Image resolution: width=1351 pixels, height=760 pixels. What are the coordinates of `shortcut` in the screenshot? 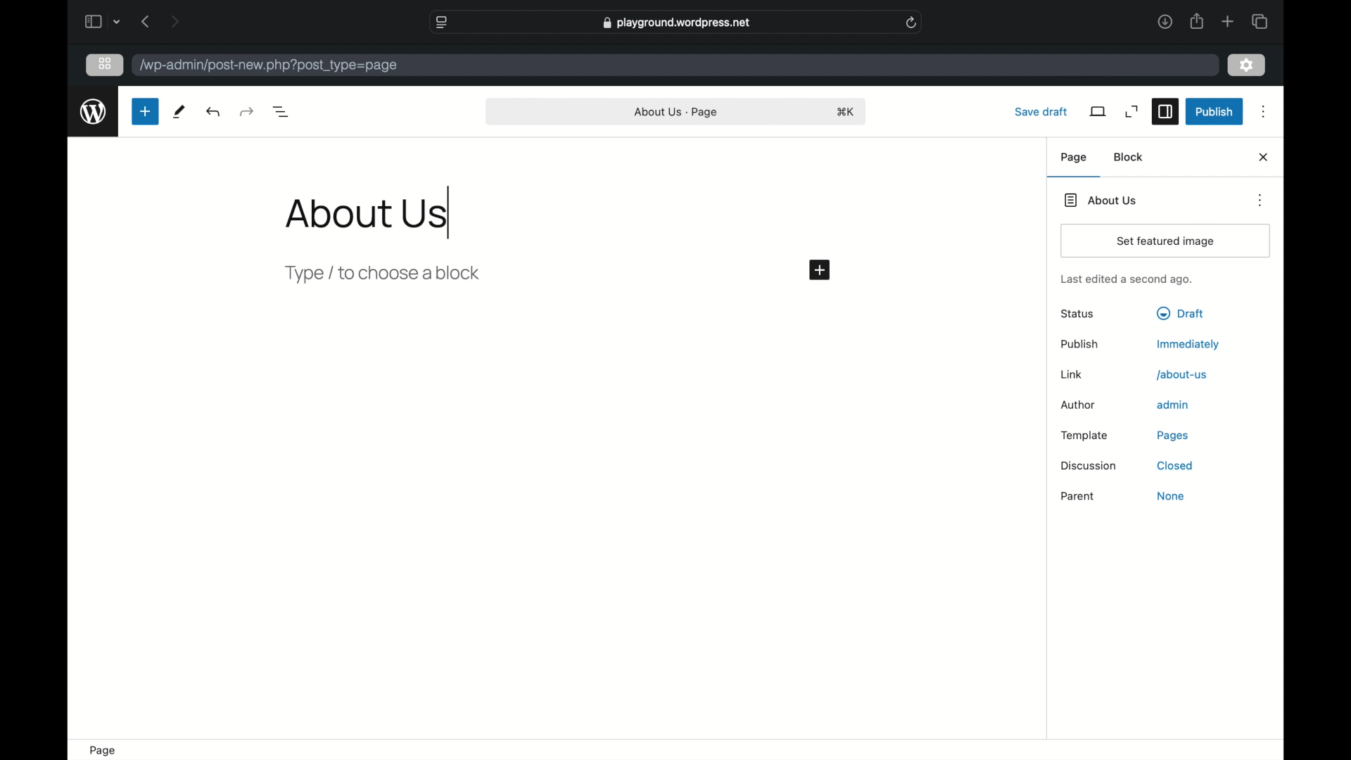 It's located at (847, 113).